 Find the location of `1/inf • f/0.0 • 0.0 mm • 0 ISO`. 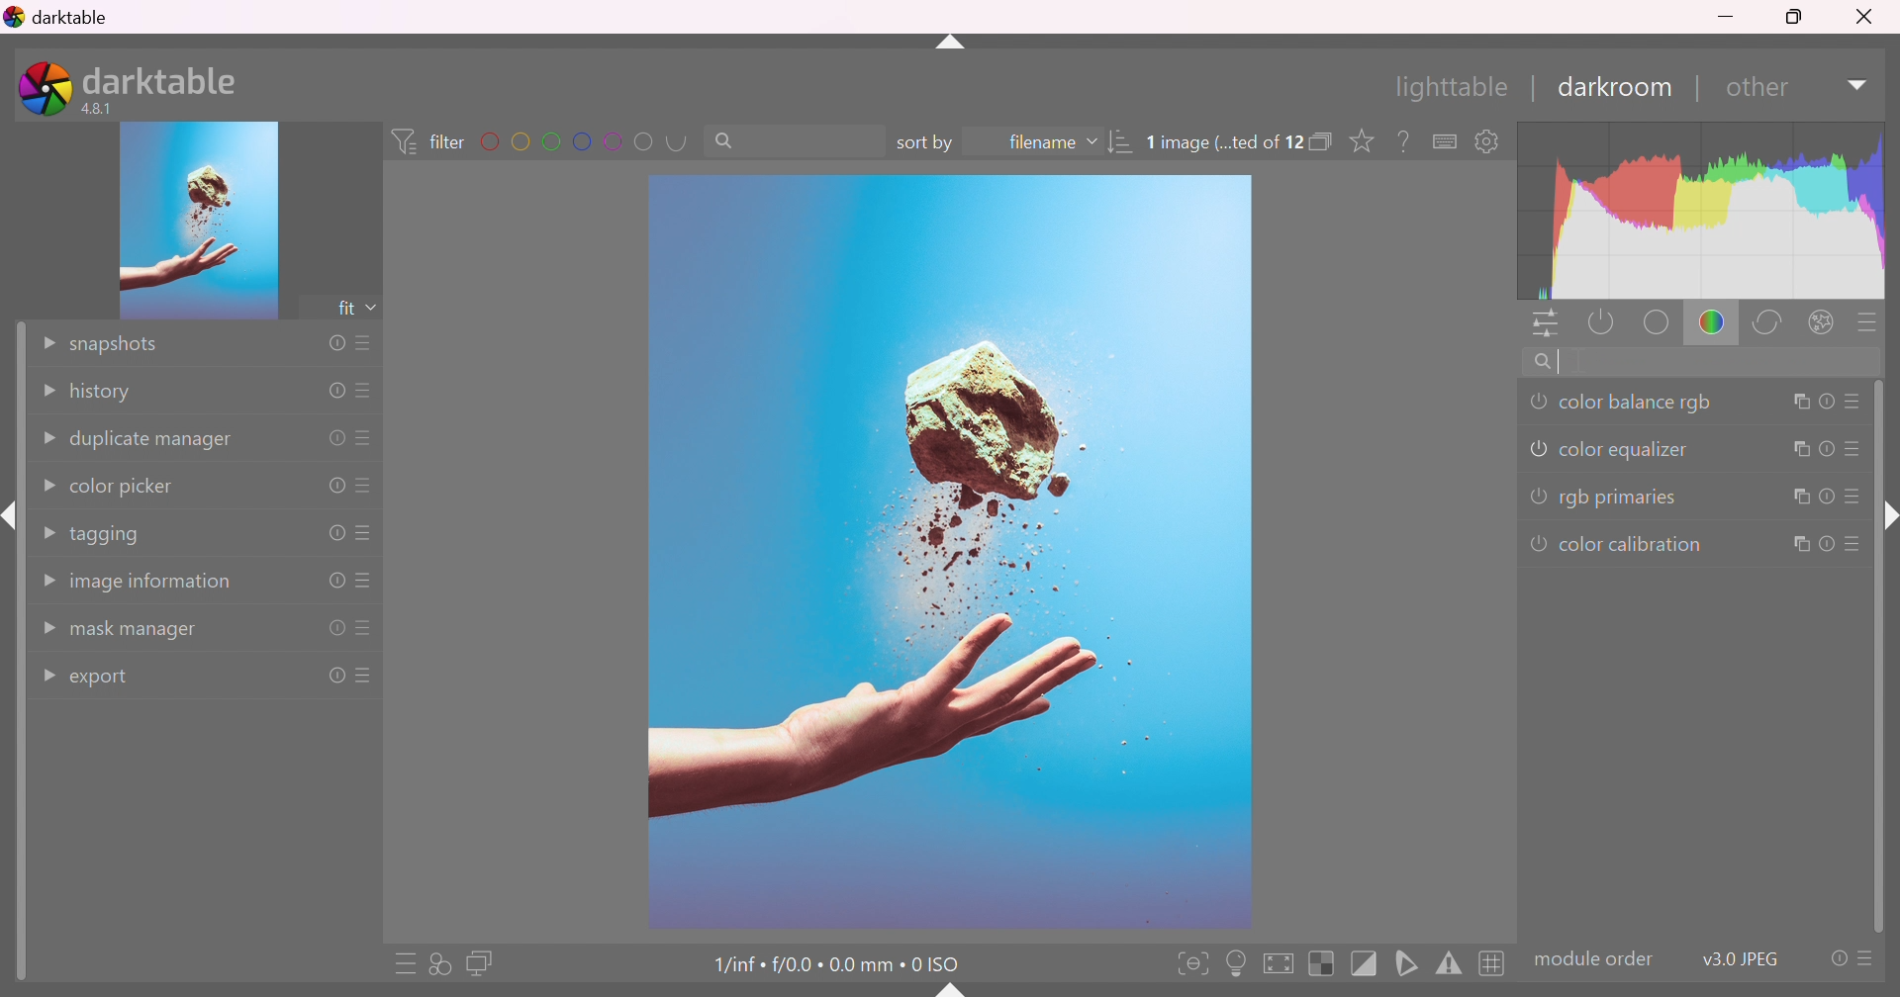

1/inf • f/0.0 • 0.0 mm • 0 ISO is located at coordinates (824, 965).